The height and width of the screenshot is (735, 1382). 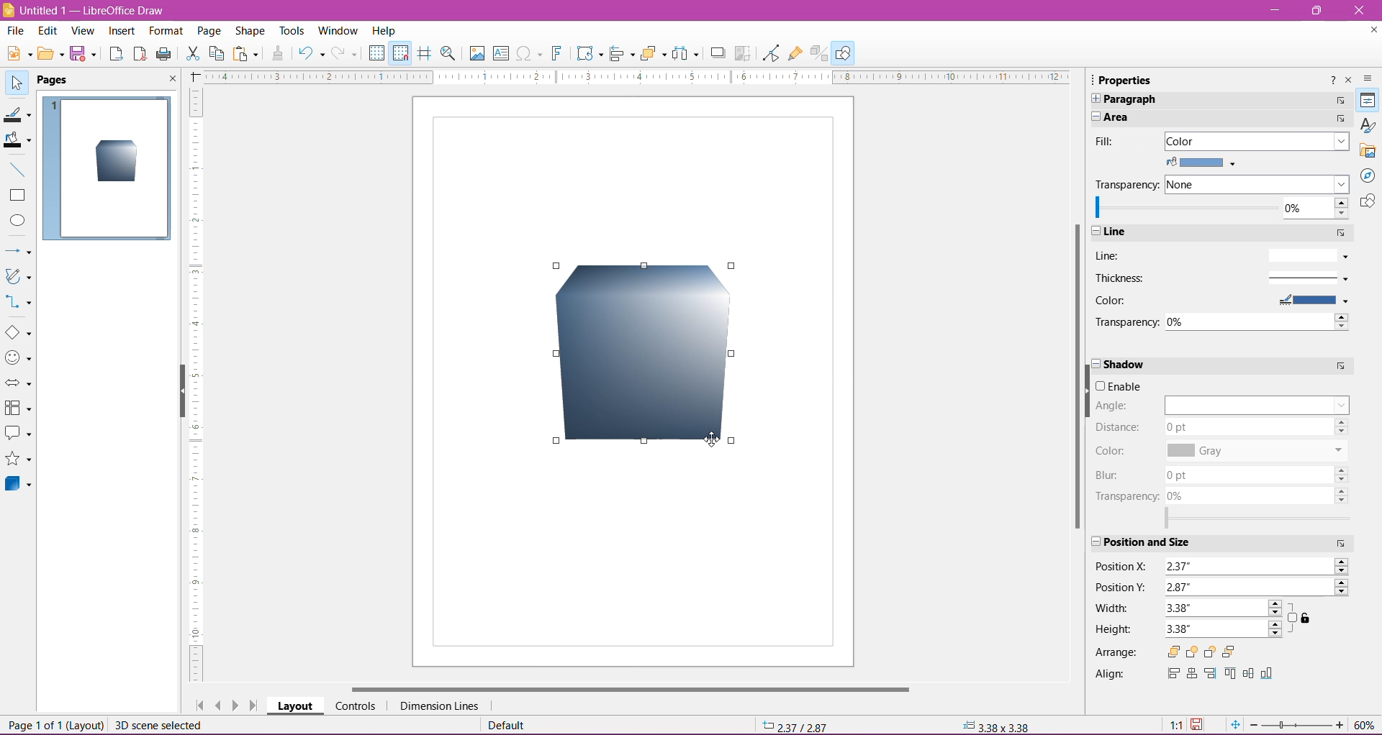 I want to click on Transparency, so click(x=1124, y=321).